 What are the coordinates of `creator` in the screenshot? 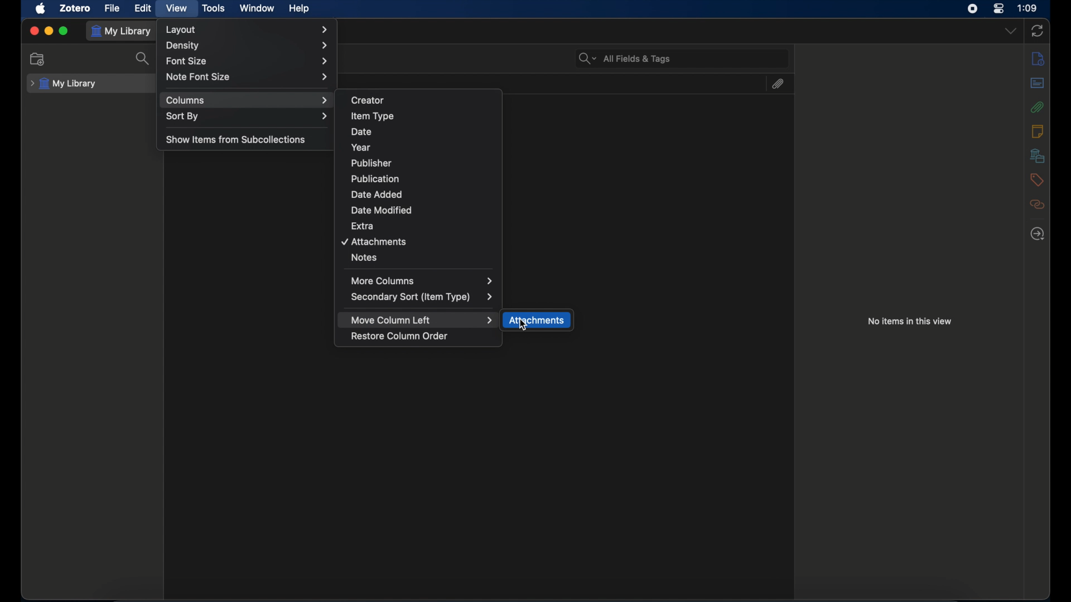 It's located at (368, 100).